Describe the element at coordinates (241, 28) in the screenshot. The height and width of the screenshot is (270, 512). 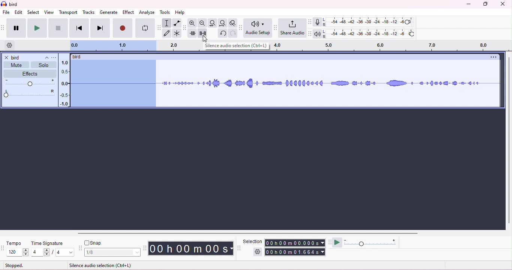
I see `audio set up tool bar` at that location.